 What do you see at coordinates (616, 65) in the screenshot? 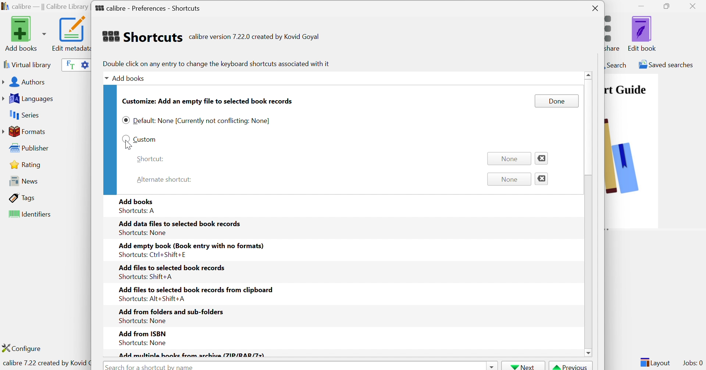
I see `Search` at bounding box center [616, 65].